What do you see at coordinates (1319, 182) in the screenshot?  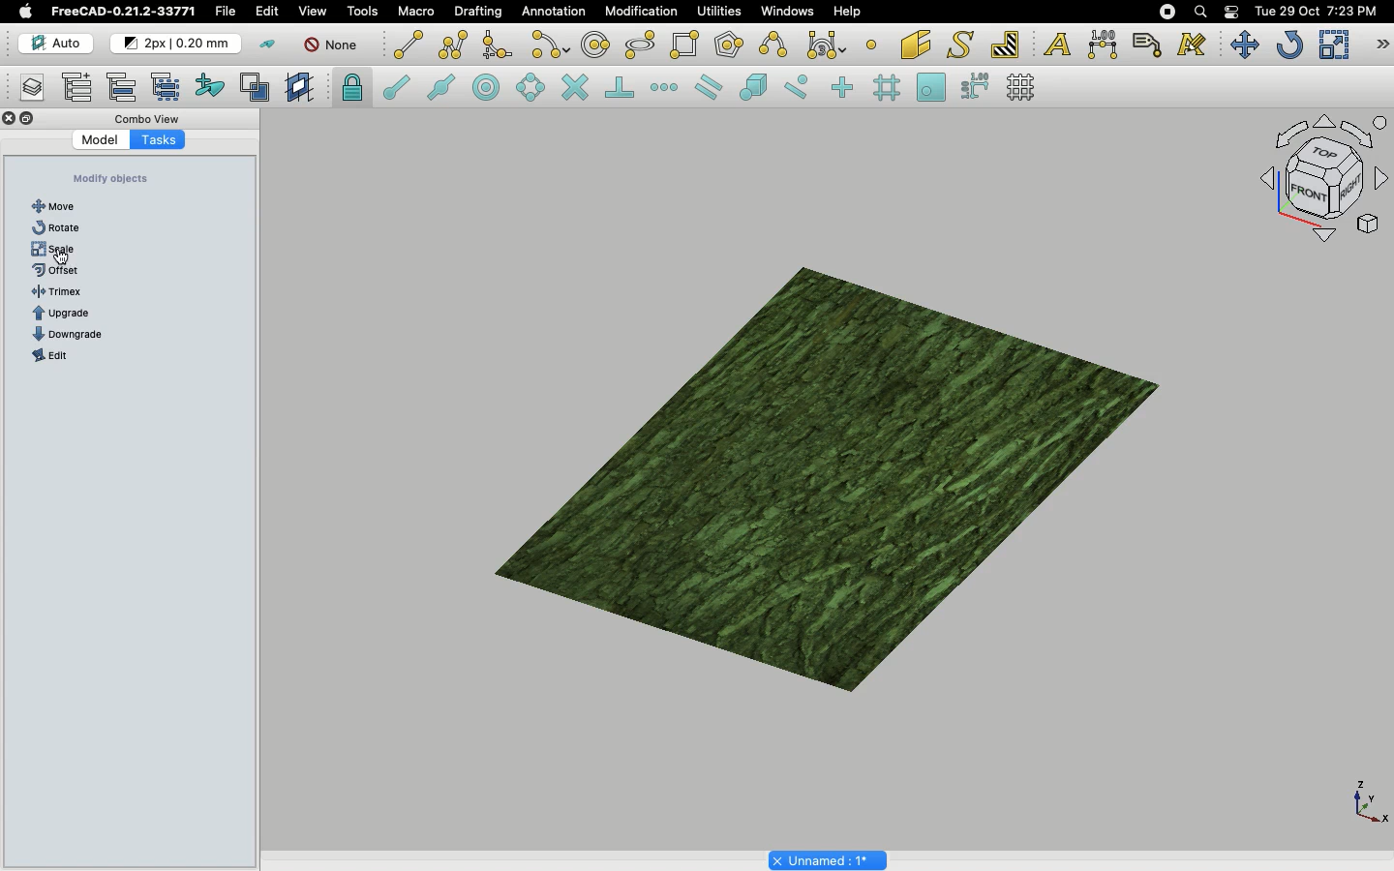 I see `Navigation styles` at bounding box center [1319, 182].